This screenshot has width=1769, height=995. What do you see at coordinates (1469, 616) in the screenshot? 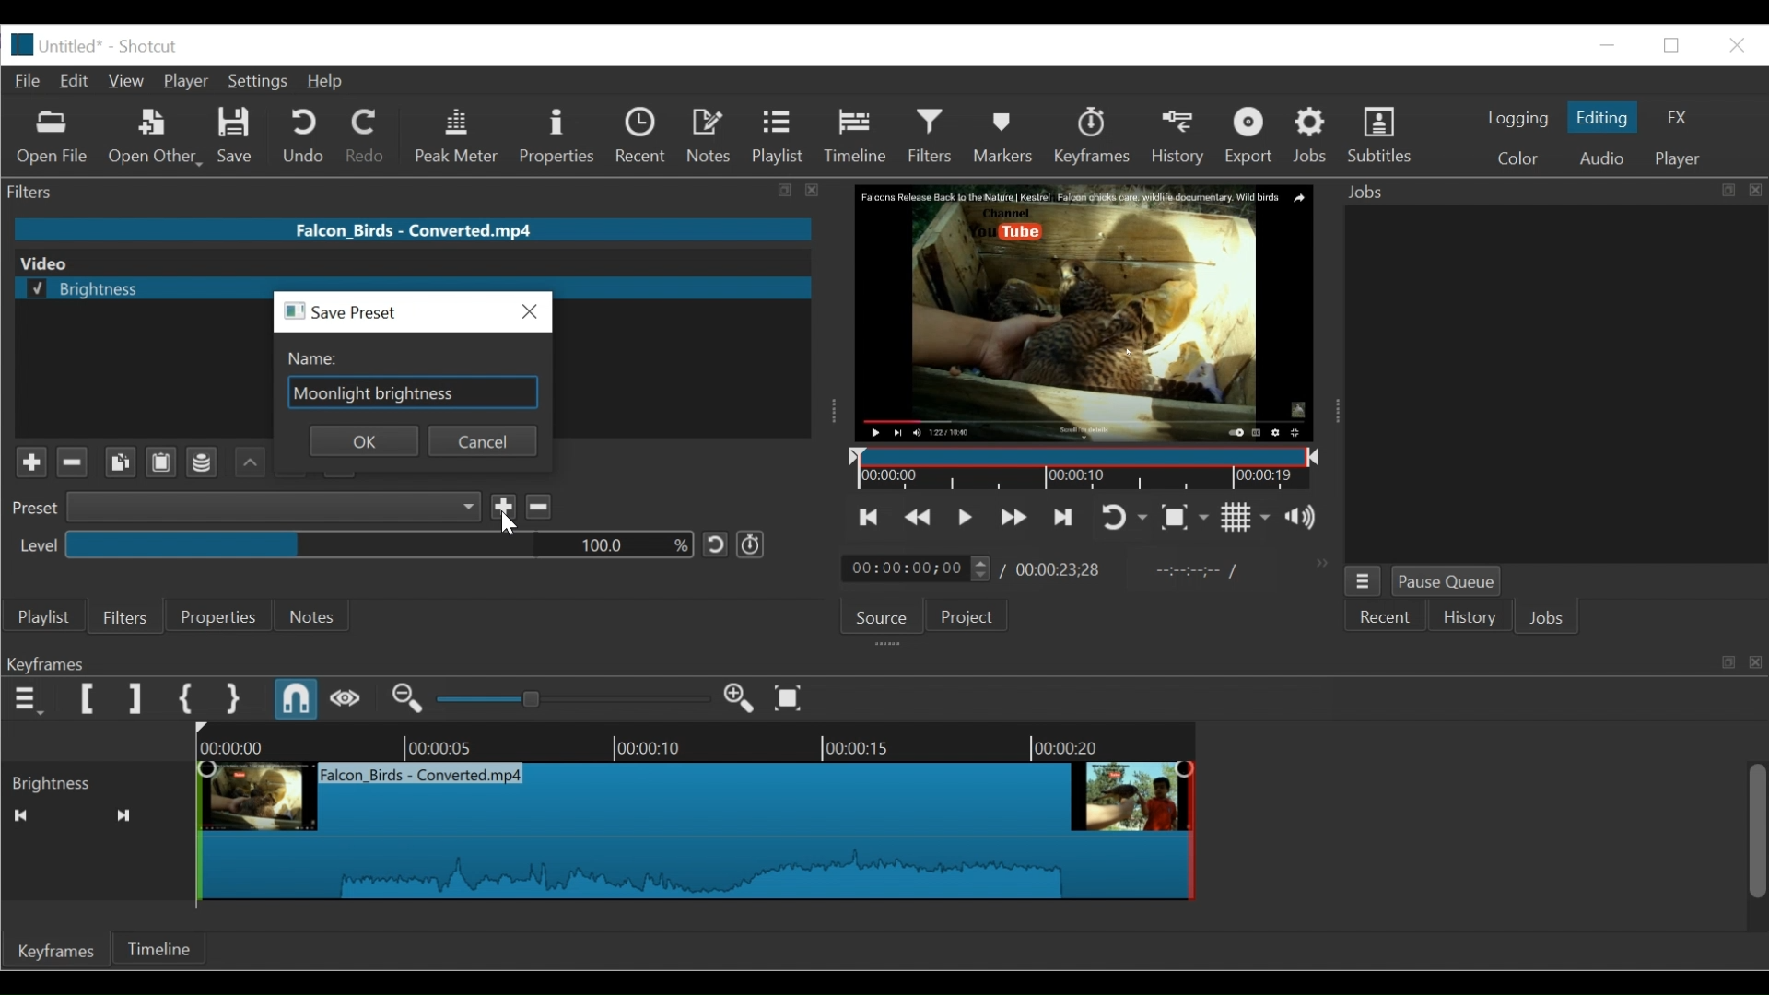
I see `History` at bounding box center [1469, 616].